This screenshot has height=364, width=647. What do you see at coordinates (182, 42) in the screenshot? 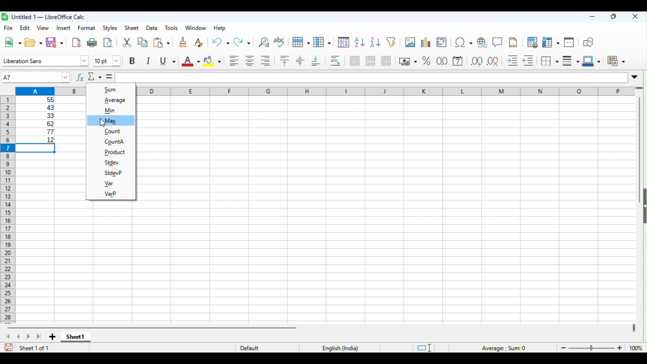
I see `clone` at bounding box center [182, 42].